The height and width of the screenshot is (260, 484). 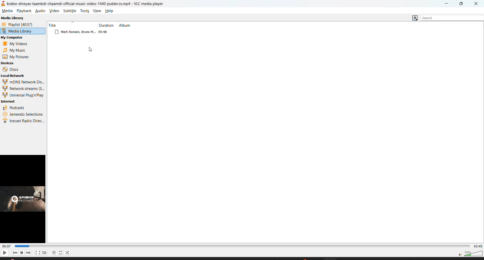 What do you see at coordinates (23, 11) in the screenshot?
I see `playback` at bounding box center [23, 11].